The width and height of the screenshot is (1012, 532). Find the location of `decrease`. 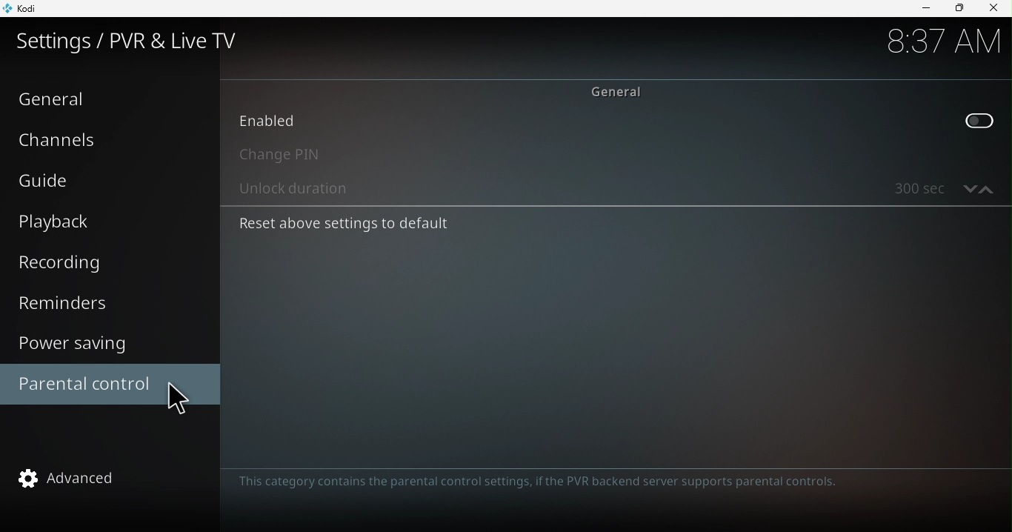

decrease is located at coordinates (968, 187).